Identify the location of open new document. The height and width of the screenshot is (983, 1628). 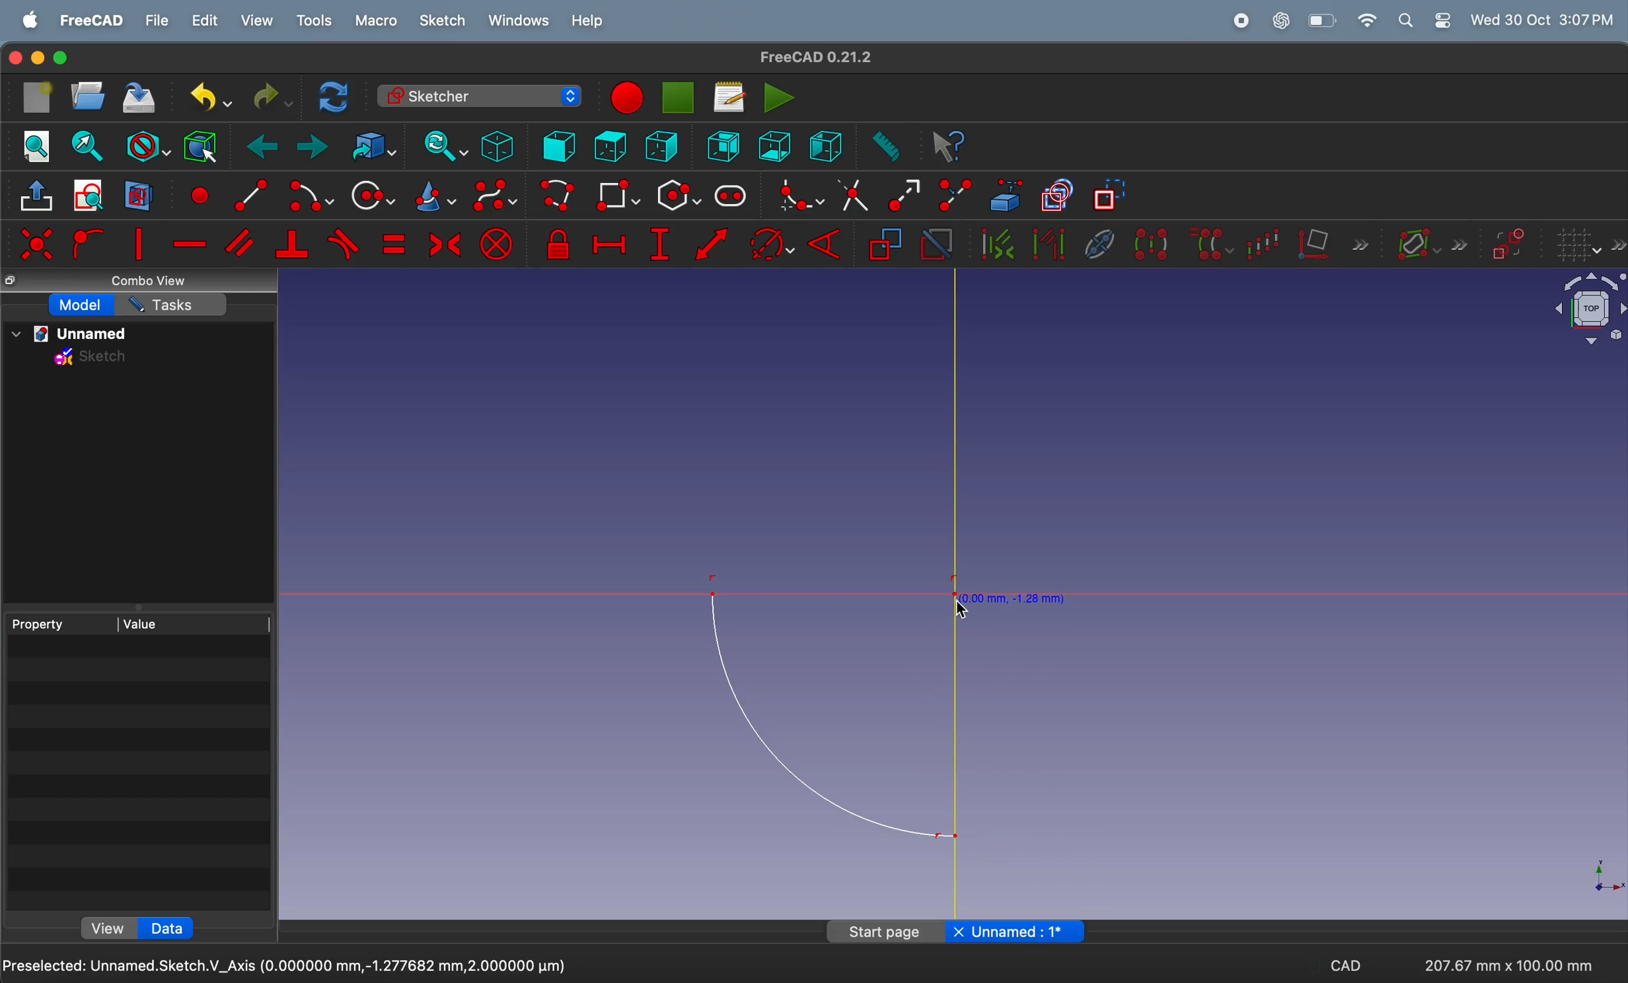
(88, 96).